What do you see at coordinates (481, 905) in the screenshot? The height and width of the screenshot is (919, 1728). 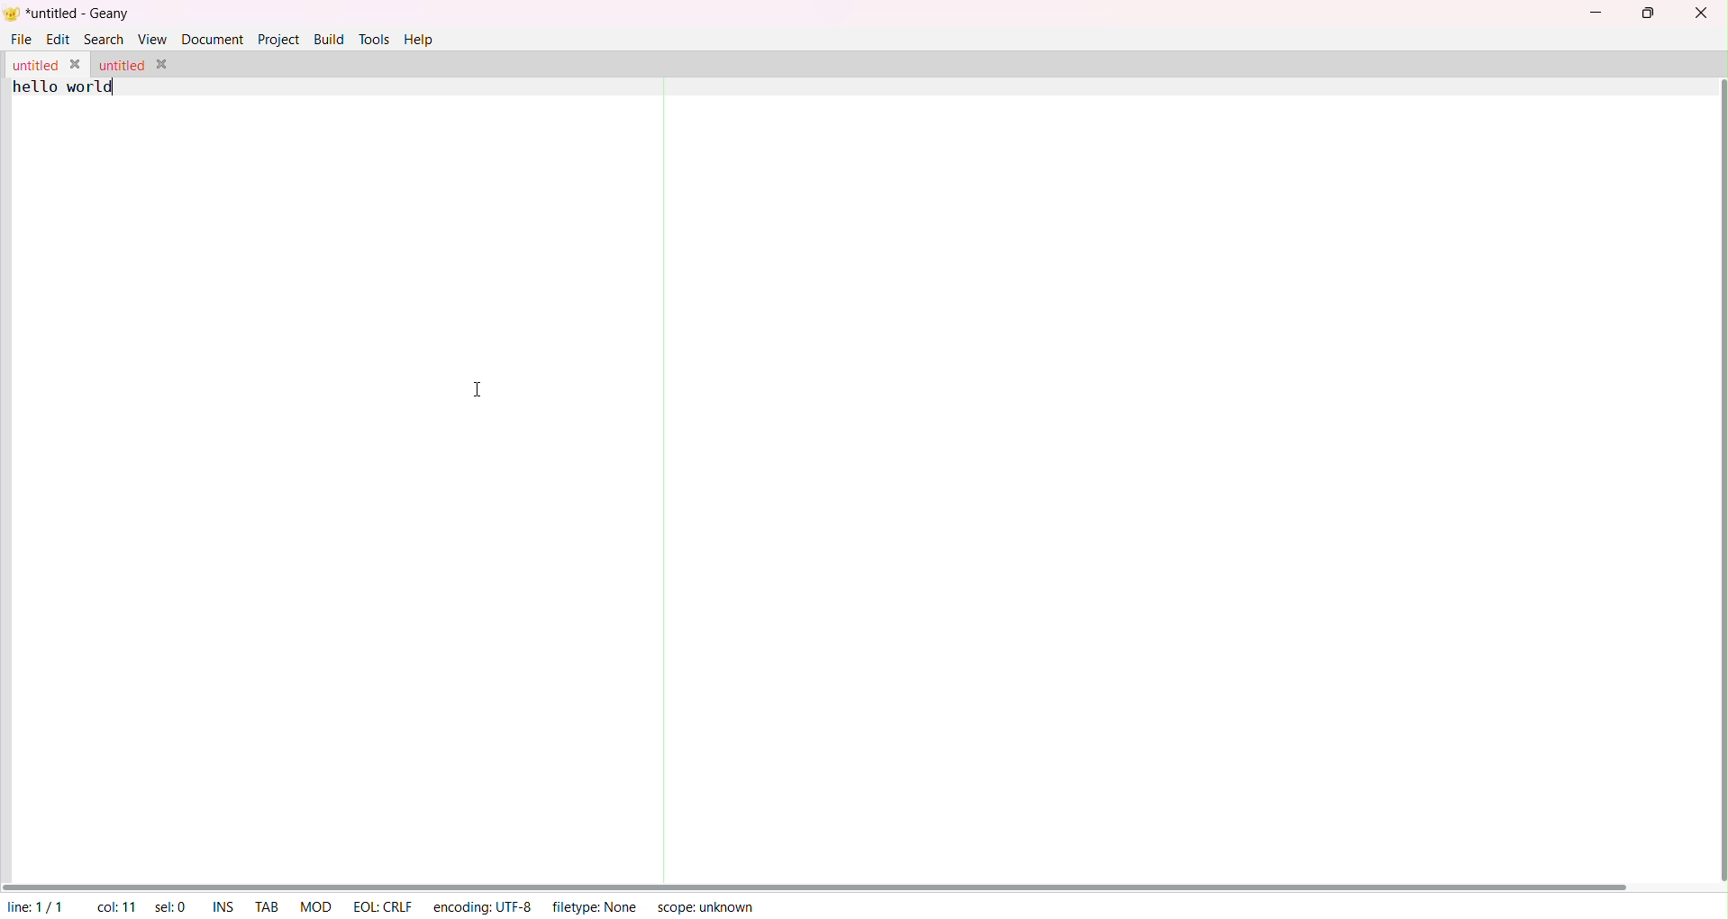 I see `encoding: UTF-8` at bounding box center [481, 905].